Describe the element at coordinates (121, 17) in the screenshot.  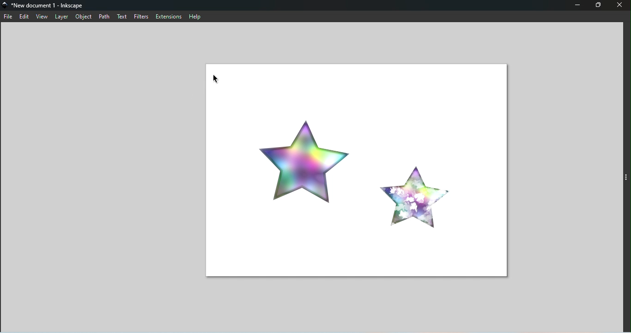
I see `Text` at that location.